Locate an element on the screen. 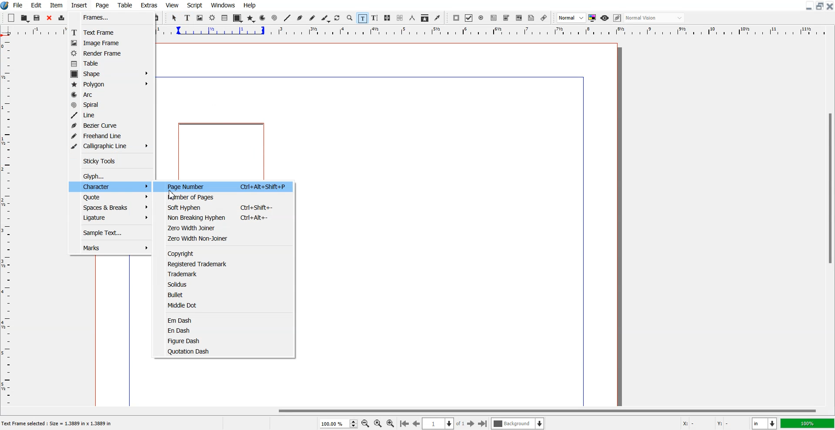  Text Annotation is located at coordinates (531, 18).